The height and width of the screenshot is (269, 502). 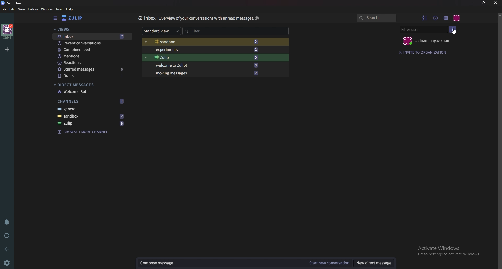 What do you see at coordinates (426, 41) in the screenshot?
I see `User` at bounding box center [426, 41].